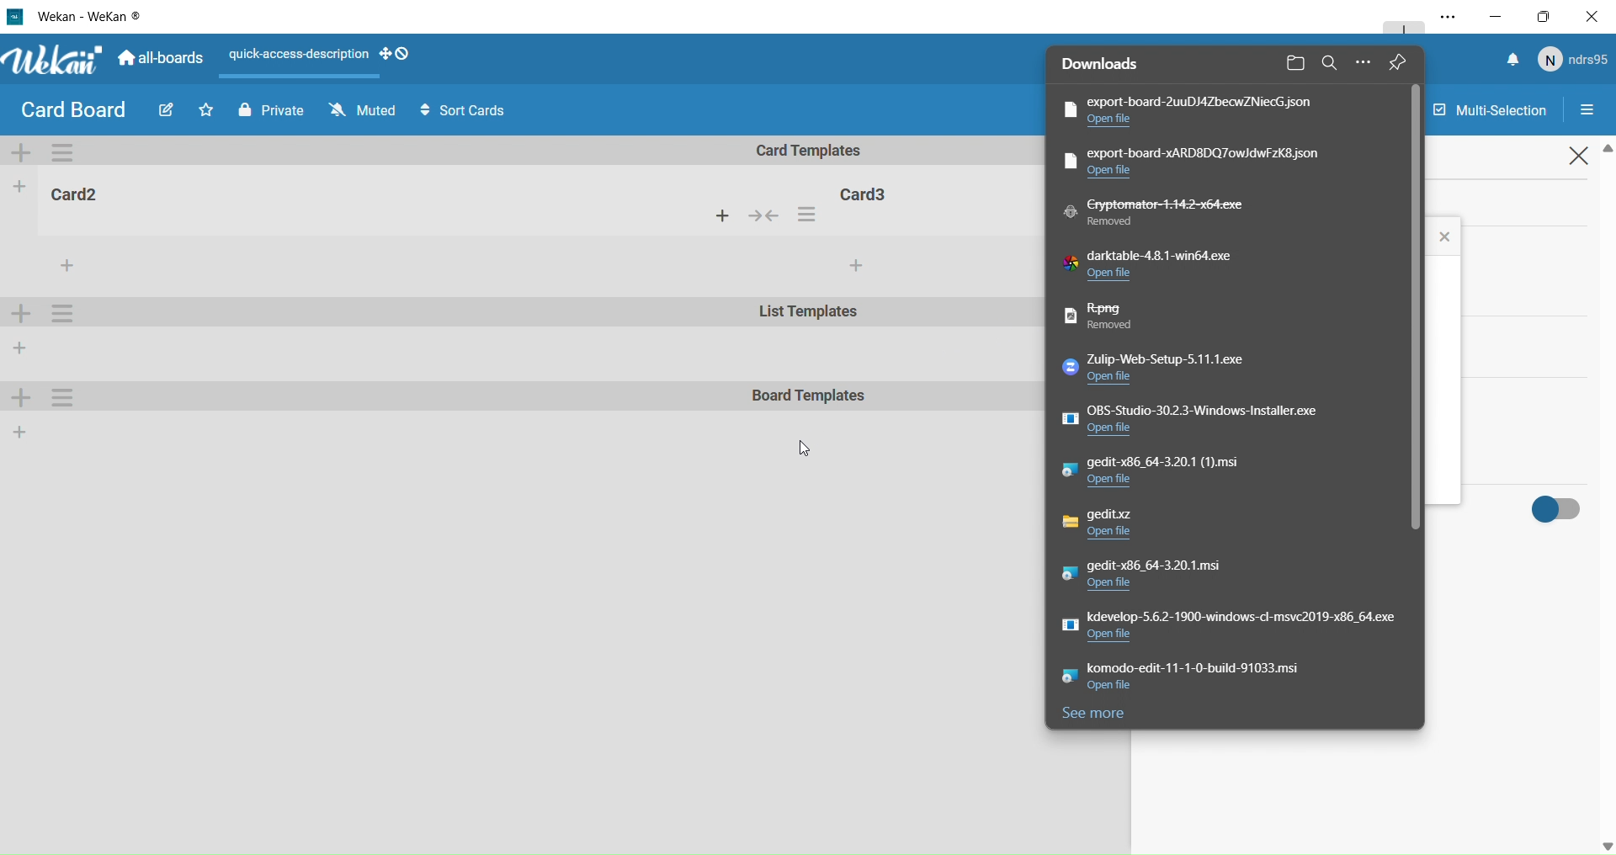 The width and height of the screenshot is (1616, 855). Describe the element at coordinates (1409, 62) in the screenshot. I see `pin` at that location.